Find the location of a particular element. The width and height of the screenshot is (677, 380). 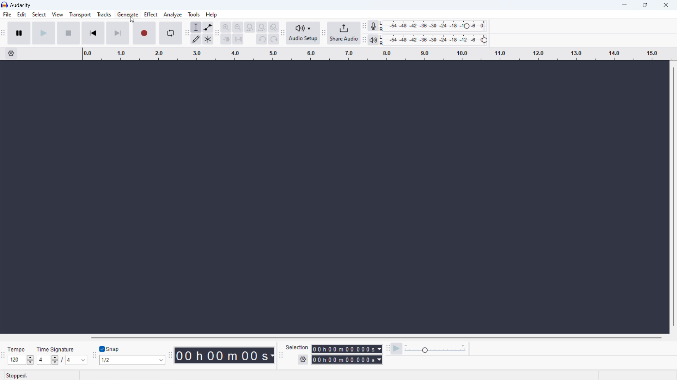

playback level is located at coordinates (438, 40).